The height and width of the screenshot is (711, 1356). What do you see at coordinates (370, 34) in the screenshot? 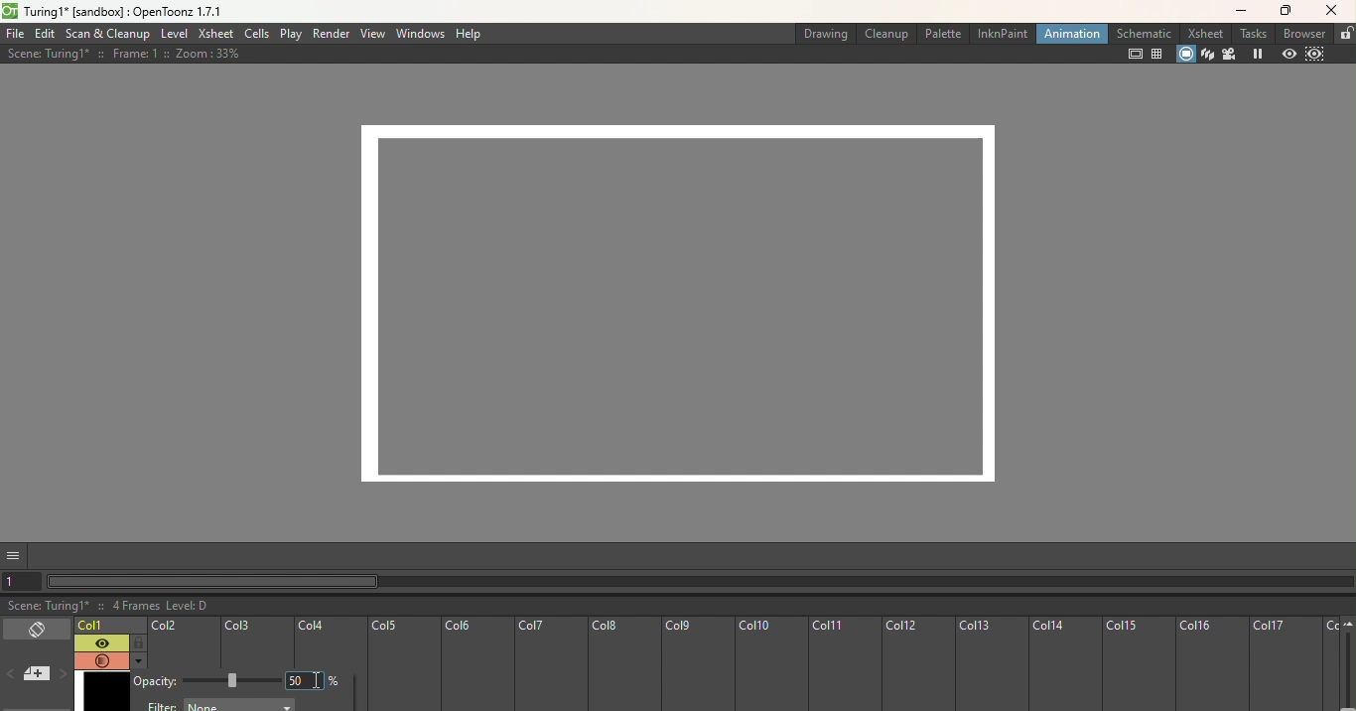
I see `View` at bounding box center [370, 34].